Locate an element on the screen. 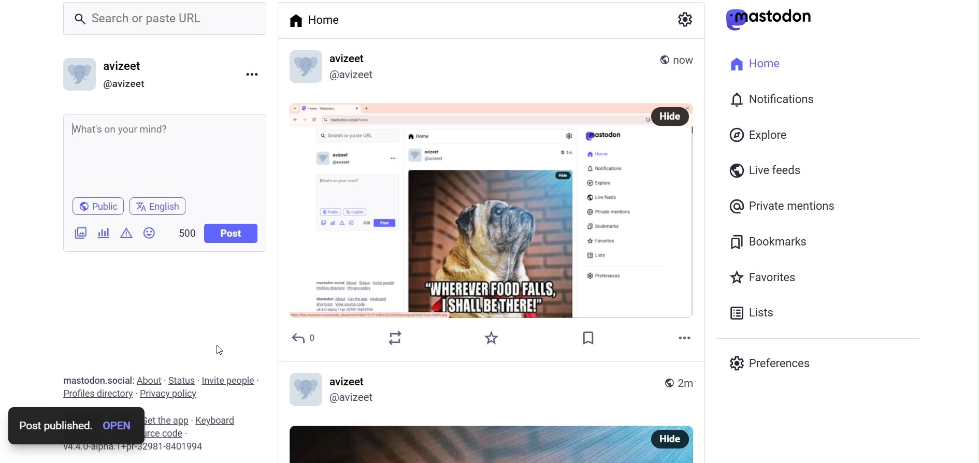  profile picute is located at coordinates (307, 388).